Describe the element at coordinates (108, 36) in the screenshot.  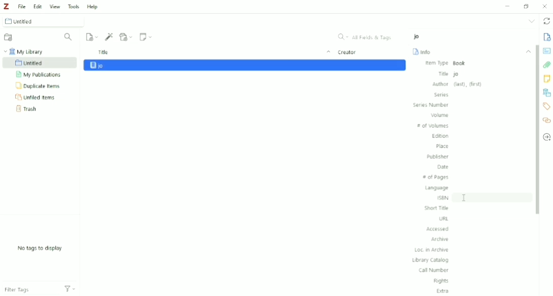
I see `Add Item (s) by Identifier` at that location.